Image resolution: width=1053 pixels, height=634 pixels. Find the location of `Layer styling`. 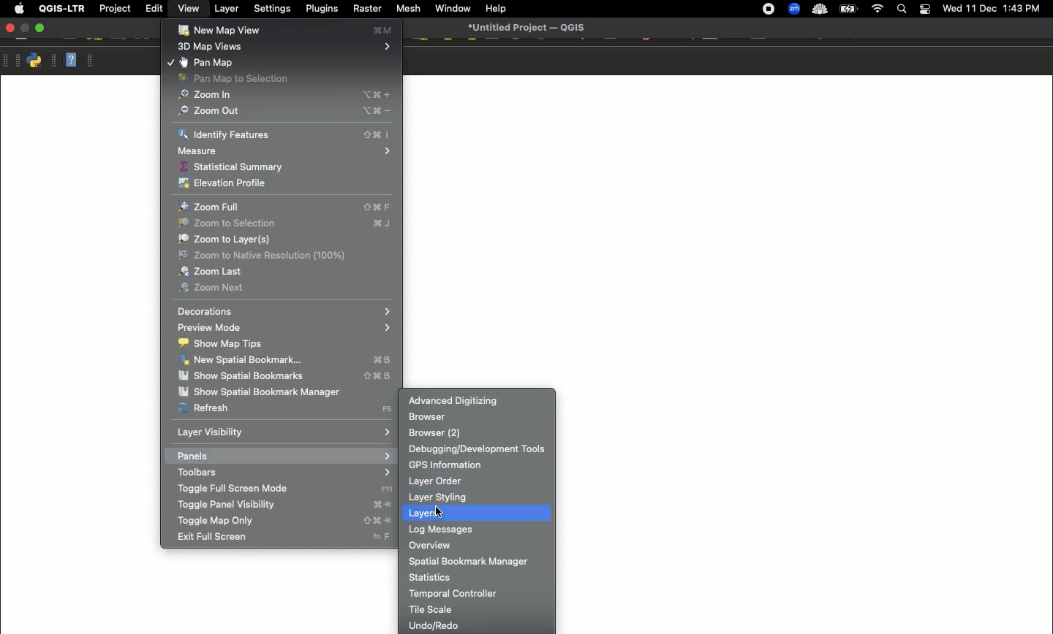

Layer styling is located at coordinates (479, 497).